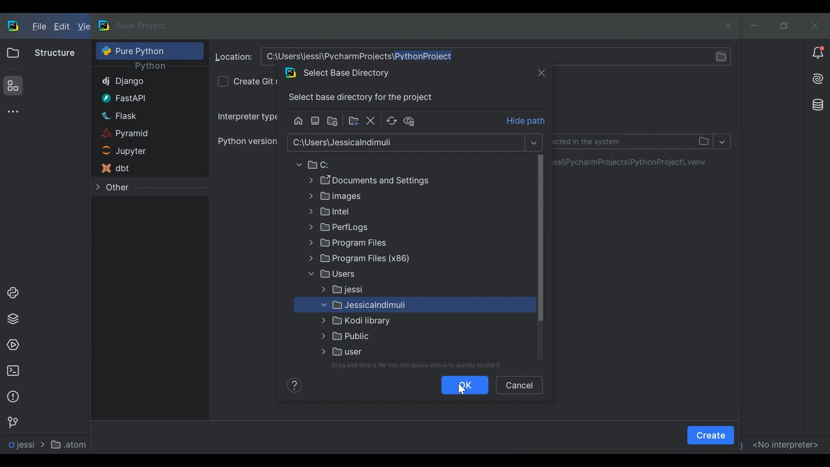  I want to click on Folder Path, so click(380, 259).